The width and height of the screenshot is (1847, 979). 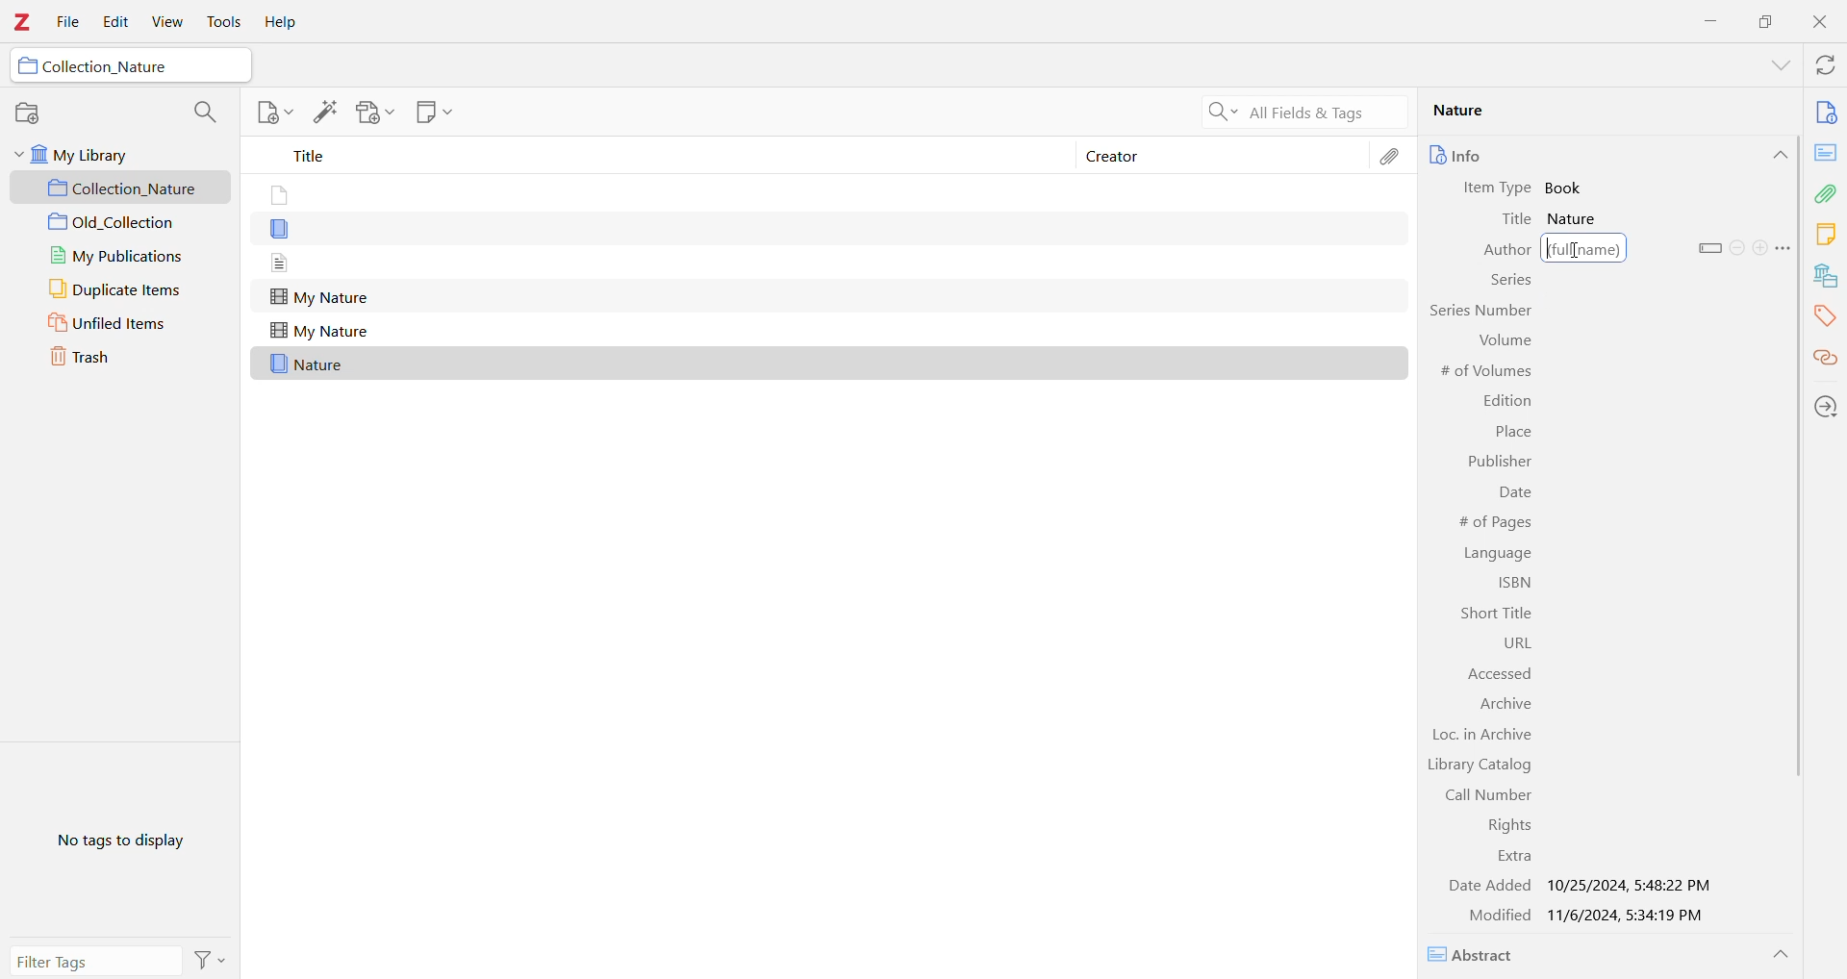 What do you see at coordinates (1825, 236) in the screenshot?
I see `Notes` at bounding box center [1825, 236].